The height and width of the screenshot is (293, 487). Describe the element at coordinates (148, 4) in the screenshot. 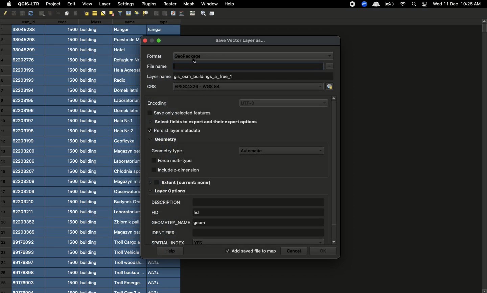

I see `Plugins` at that location.